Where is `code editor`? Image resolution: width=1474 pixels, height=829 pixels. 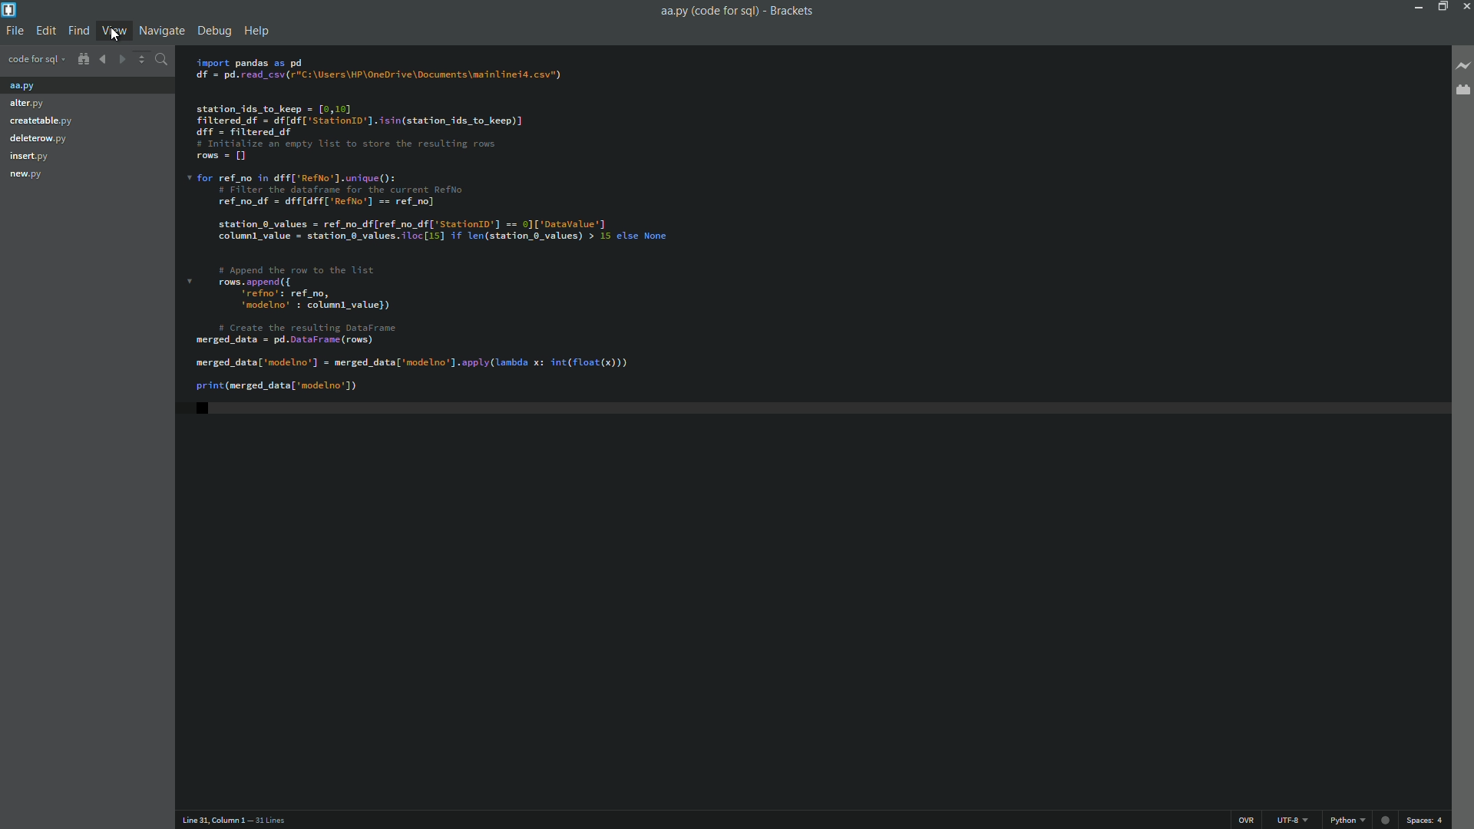 code editor is located at coordinates (448, 237).